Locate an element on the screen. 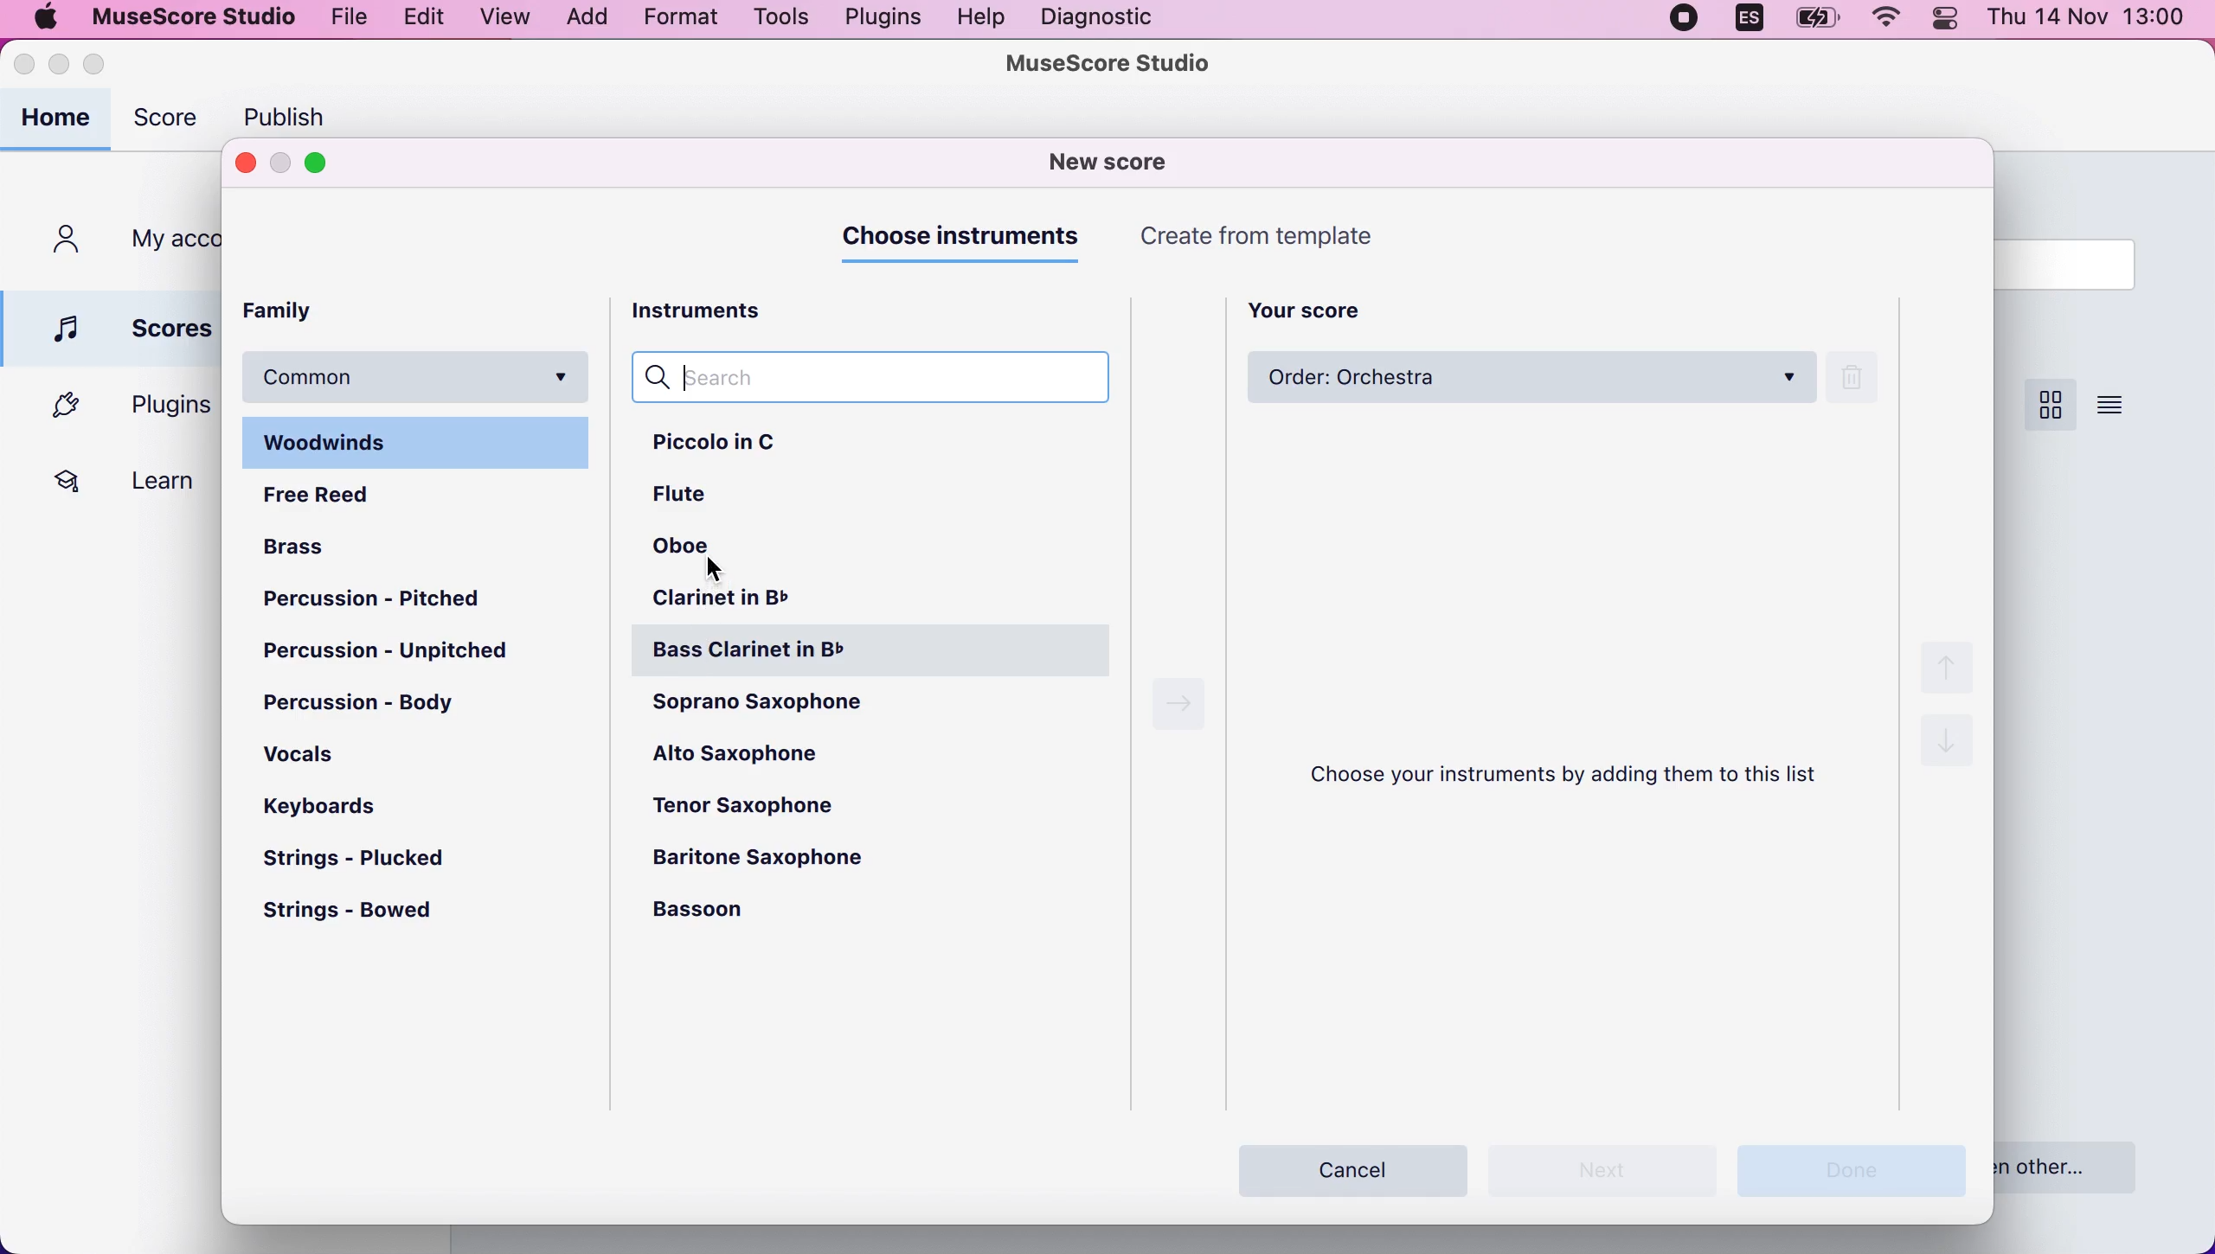  panel control is located at coordinates (1950, 28).